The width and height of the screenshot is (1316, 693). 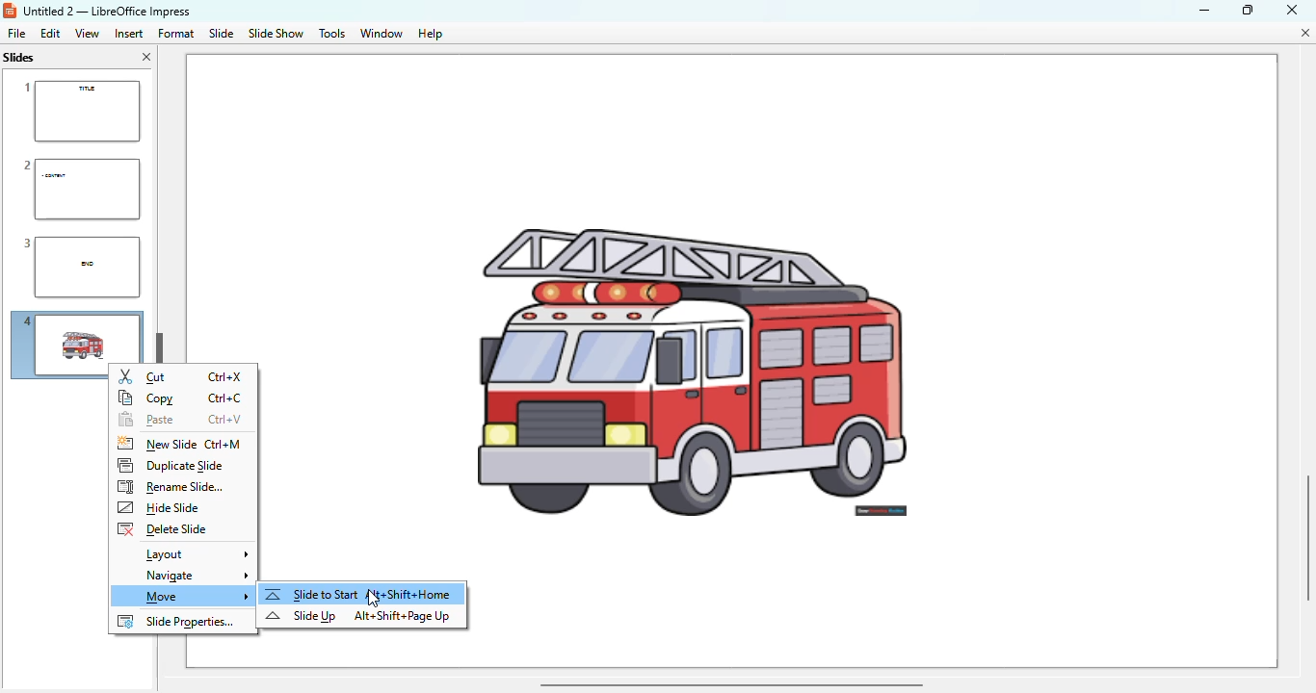 What do you see at coordinates (147, 398) in the screenshot?
I see `copy` at bounding box center [147, 398].